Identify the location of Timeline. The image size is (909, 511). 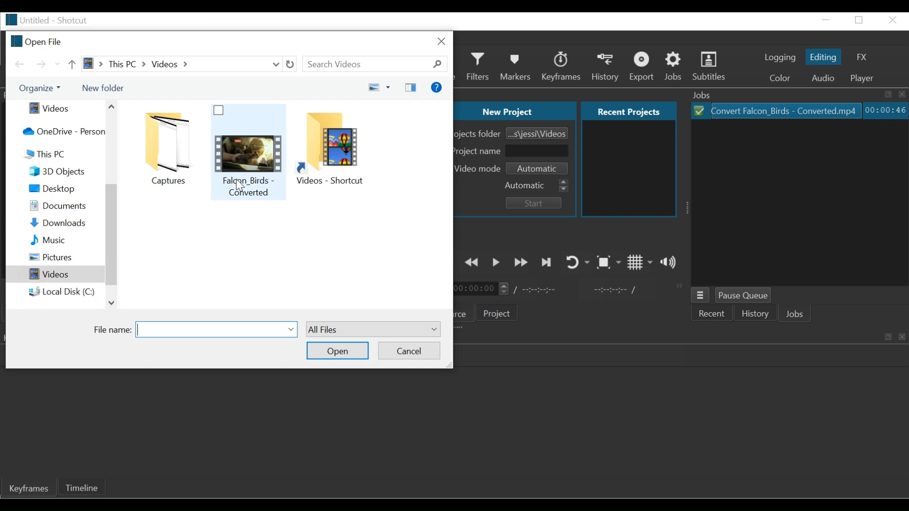
(82, 487).